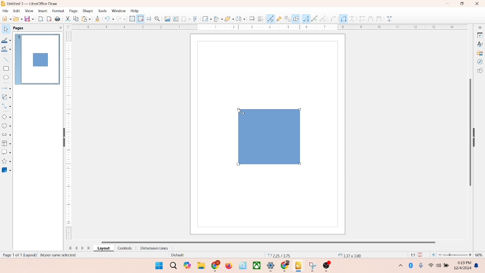 The width and height of the screenshot is (485, 273). I want to click on save, so click(421, 254).